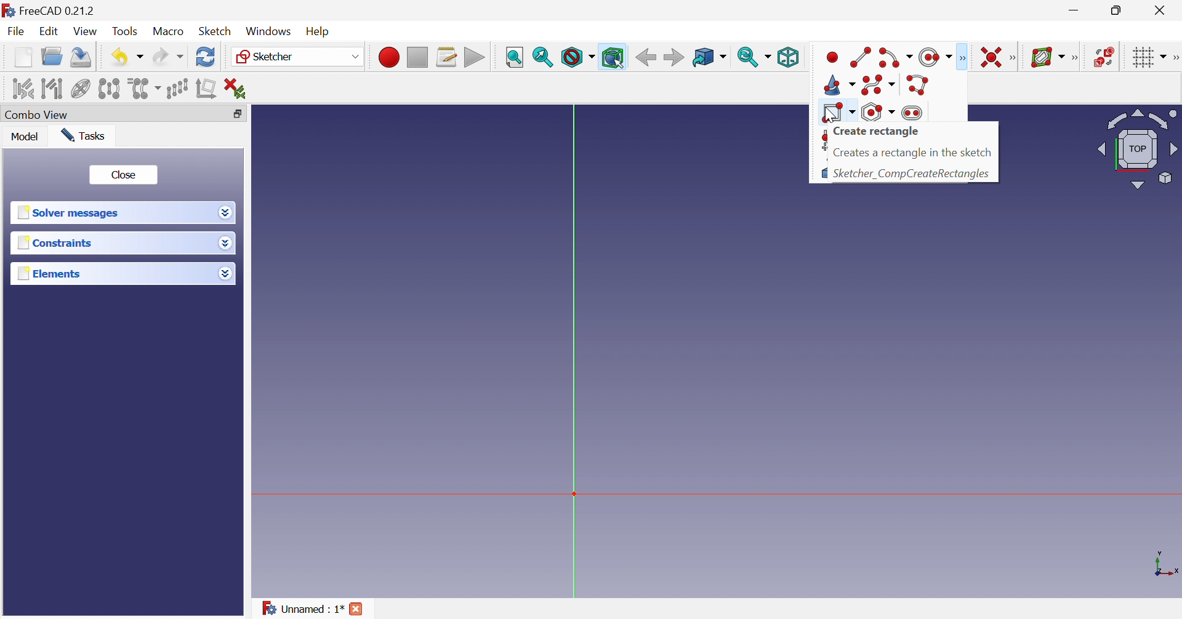  I want to click on Constraints, so click(55, 242).